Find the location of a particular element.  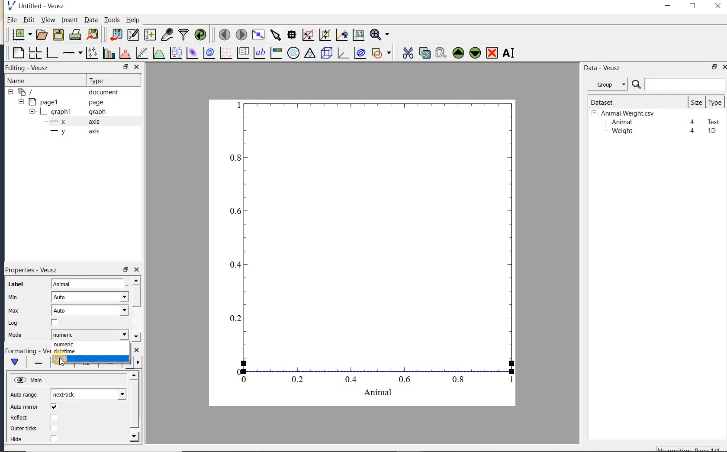

search datasets is located at coordinates (679, 84).